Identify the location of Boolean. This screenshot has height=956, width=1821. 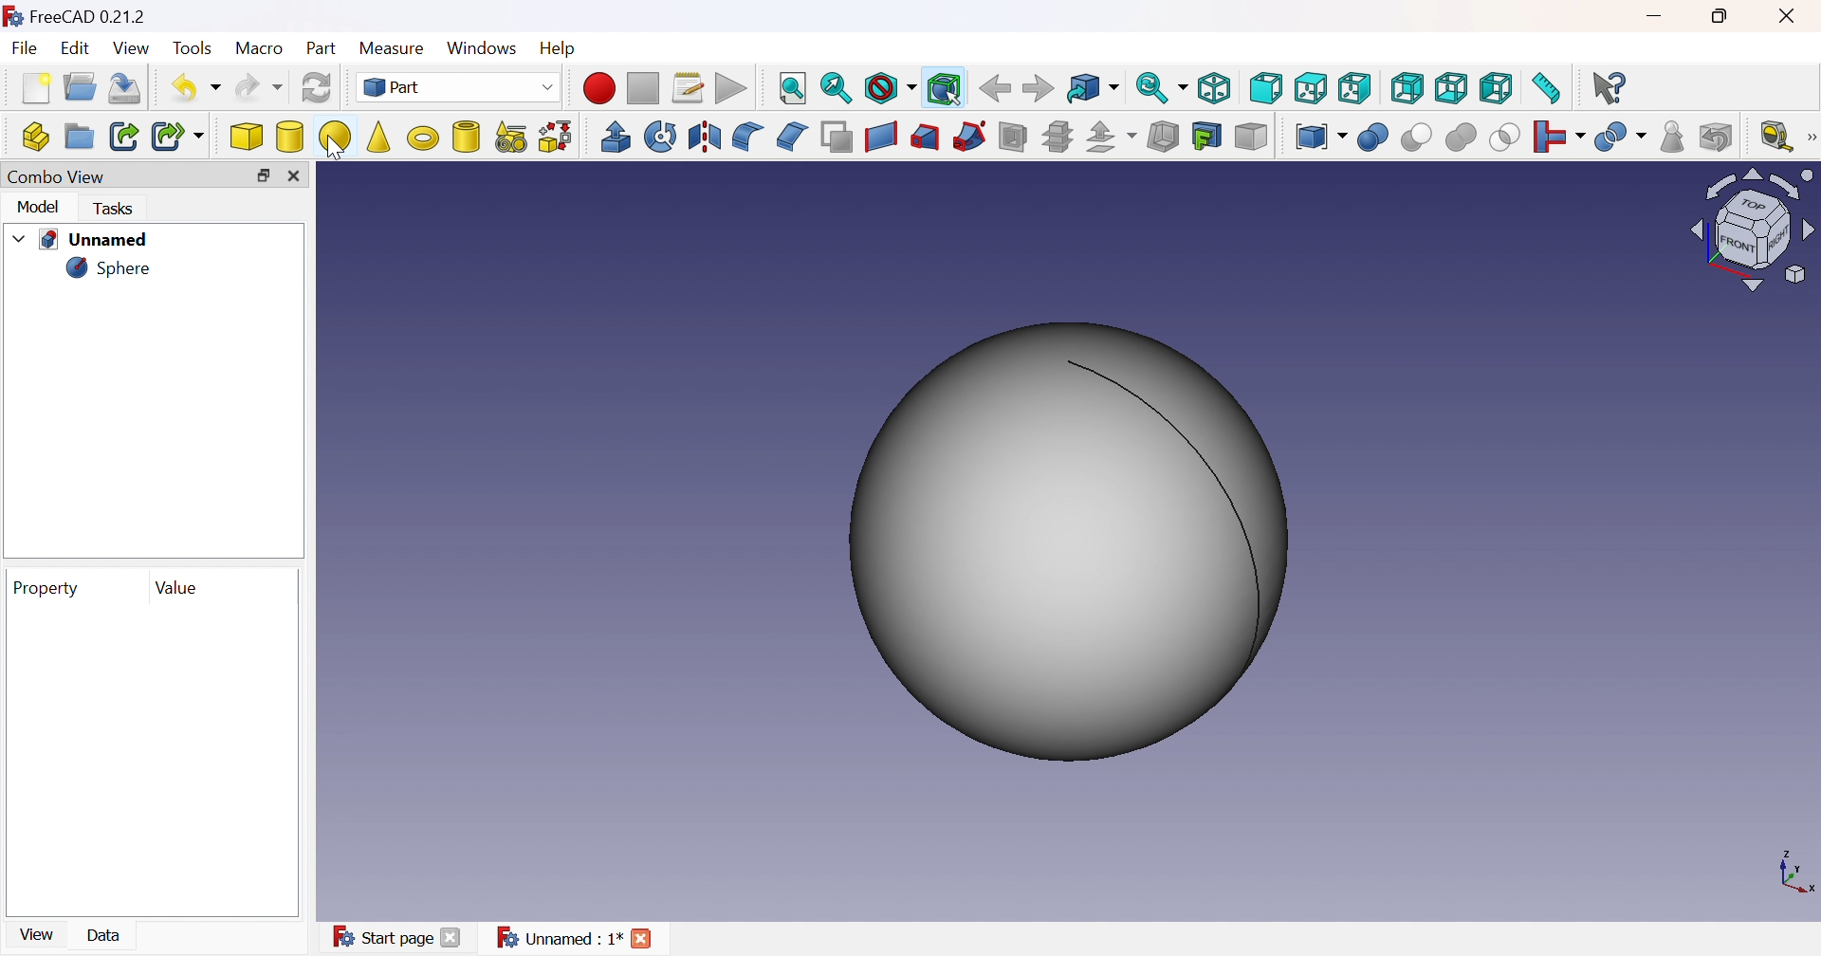
(1371, 137).